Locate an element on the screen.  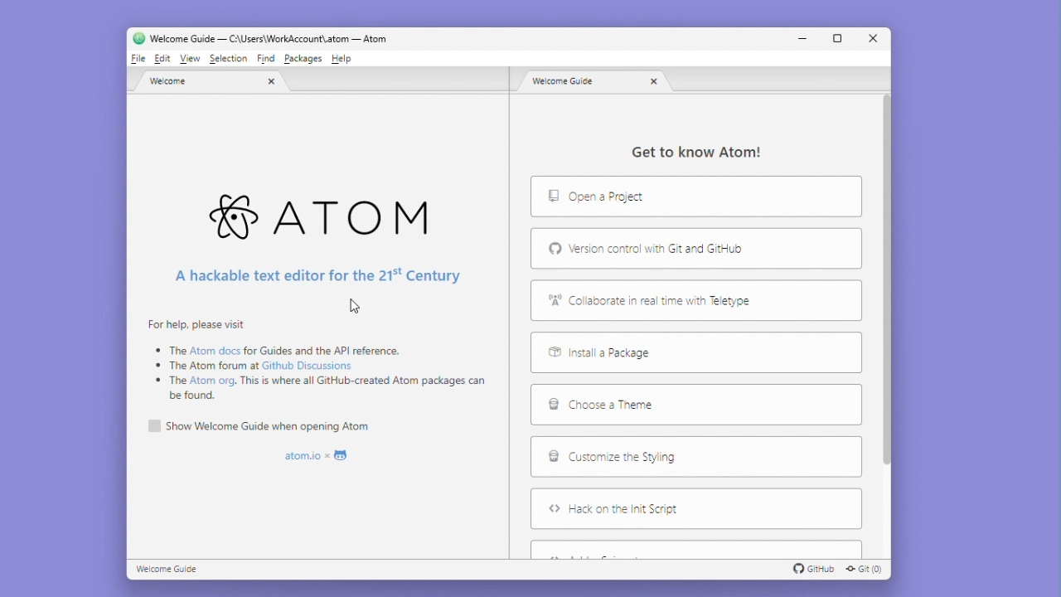
Atom.io is located at coordinates (317, 454).